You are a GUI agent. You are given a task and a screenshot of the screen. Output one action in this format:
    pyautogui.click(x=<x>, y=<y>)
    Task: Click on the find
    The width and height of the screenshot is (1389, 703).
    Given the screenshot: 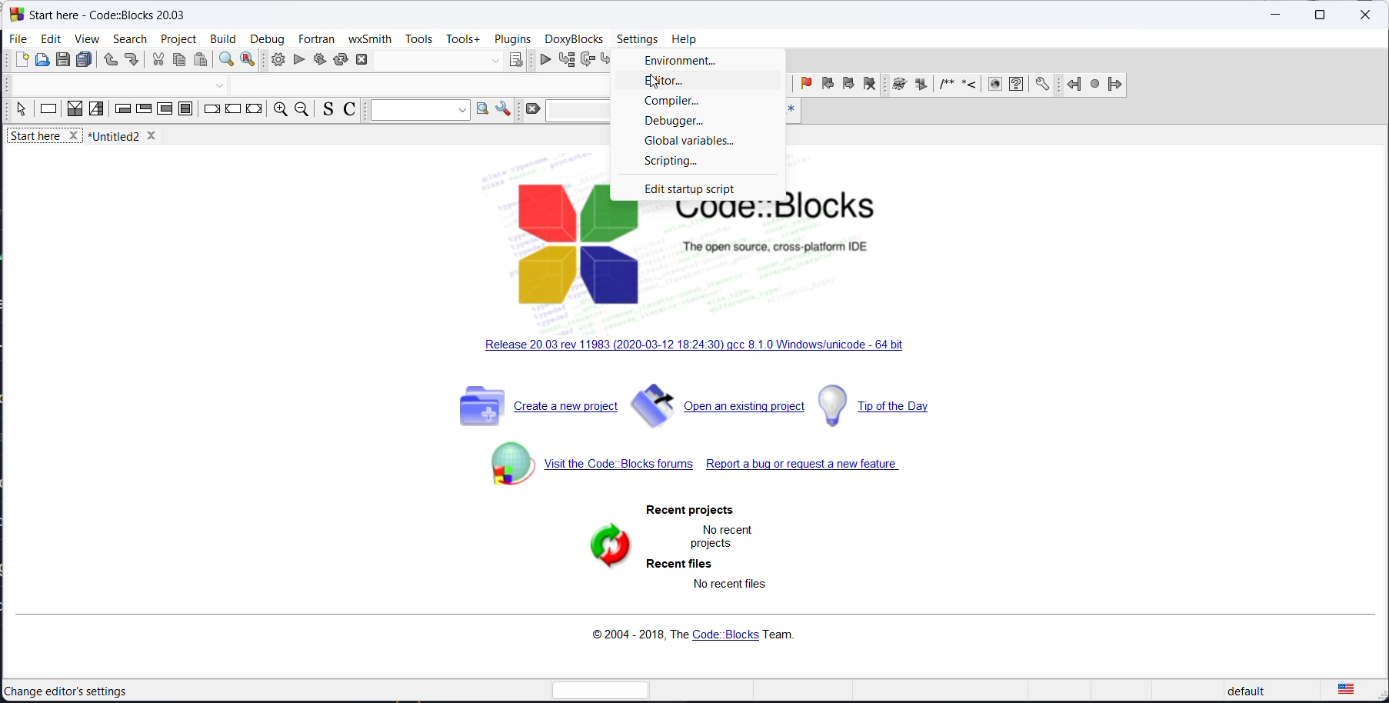 What is the action you would take?
    pyautogui.click(x=225, y=62)
    